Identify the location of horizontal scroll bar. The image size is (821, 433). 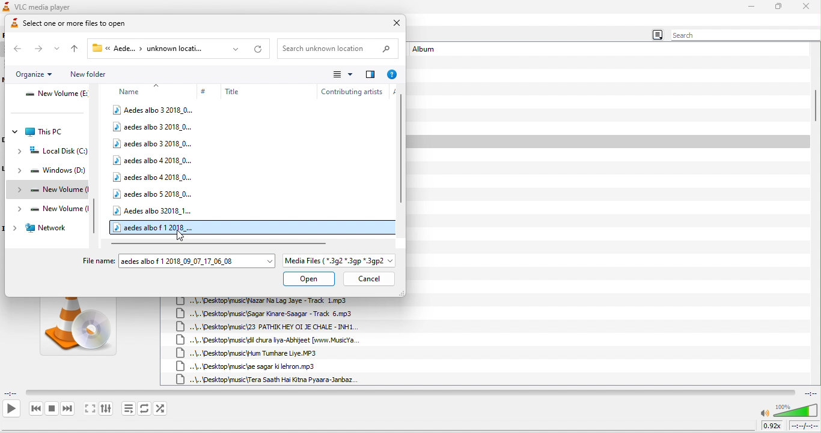
(221, 243).